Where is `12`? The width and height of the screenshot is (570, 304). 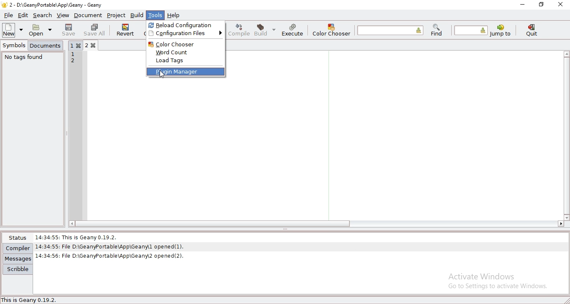
12 is located at coordinates (74, 59).